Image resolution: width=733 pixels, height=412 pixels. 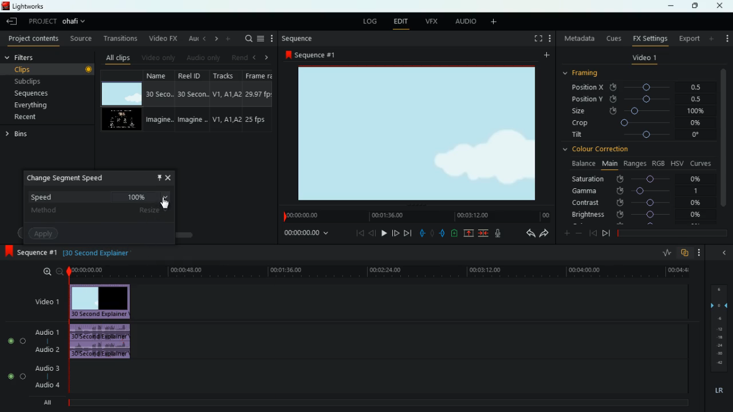 What do you see at coordinates (535, 38) in the screenshot?
I see `screen` at bounding box center [535, 38].